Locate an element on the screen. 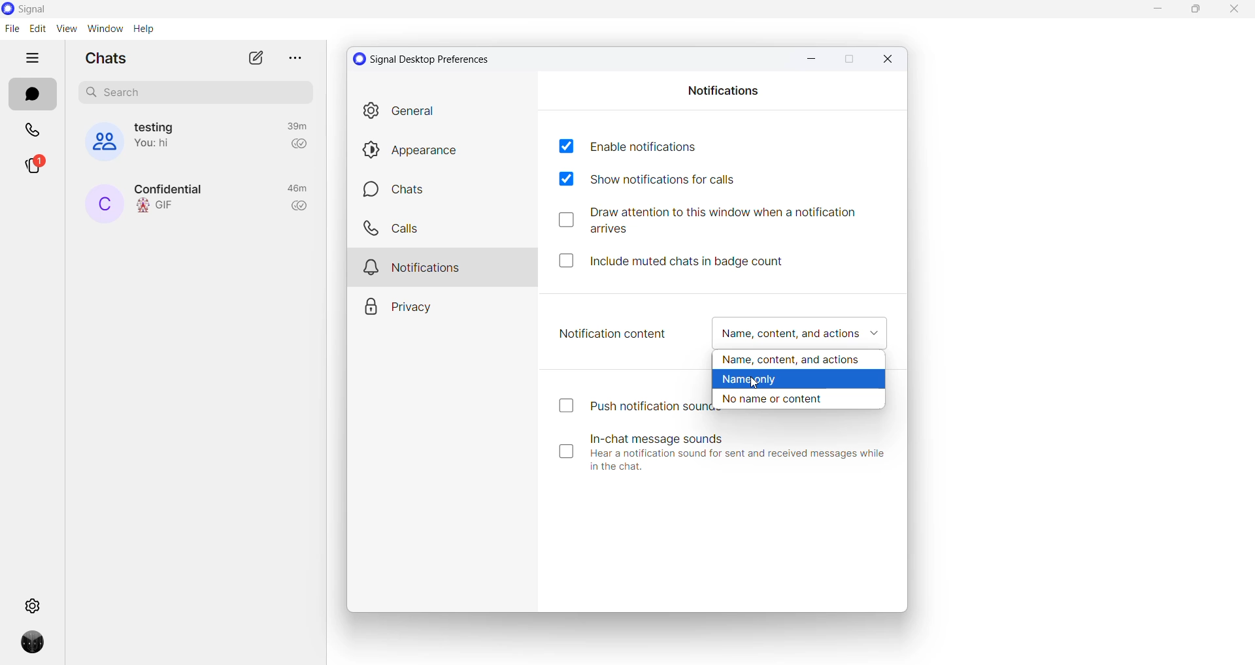 This screenshot has width=1255, height=665. stories is located at coordinates (32, 169).